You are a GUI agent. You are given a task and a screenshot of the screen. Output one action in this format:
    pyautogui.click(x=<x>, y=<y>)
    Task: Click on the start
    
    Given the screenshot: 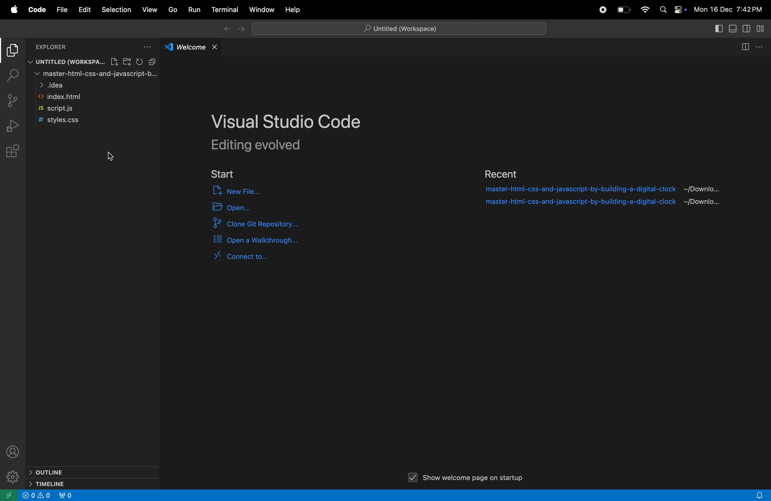 What is the action you would take?
    pyautogui.click(x=227, y=174)
    